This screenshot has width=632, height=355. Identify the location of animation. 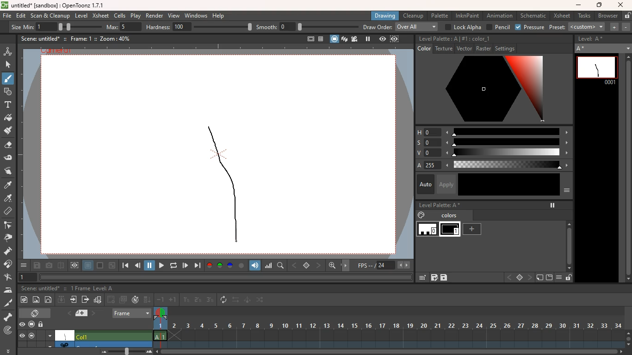
(8, 50).